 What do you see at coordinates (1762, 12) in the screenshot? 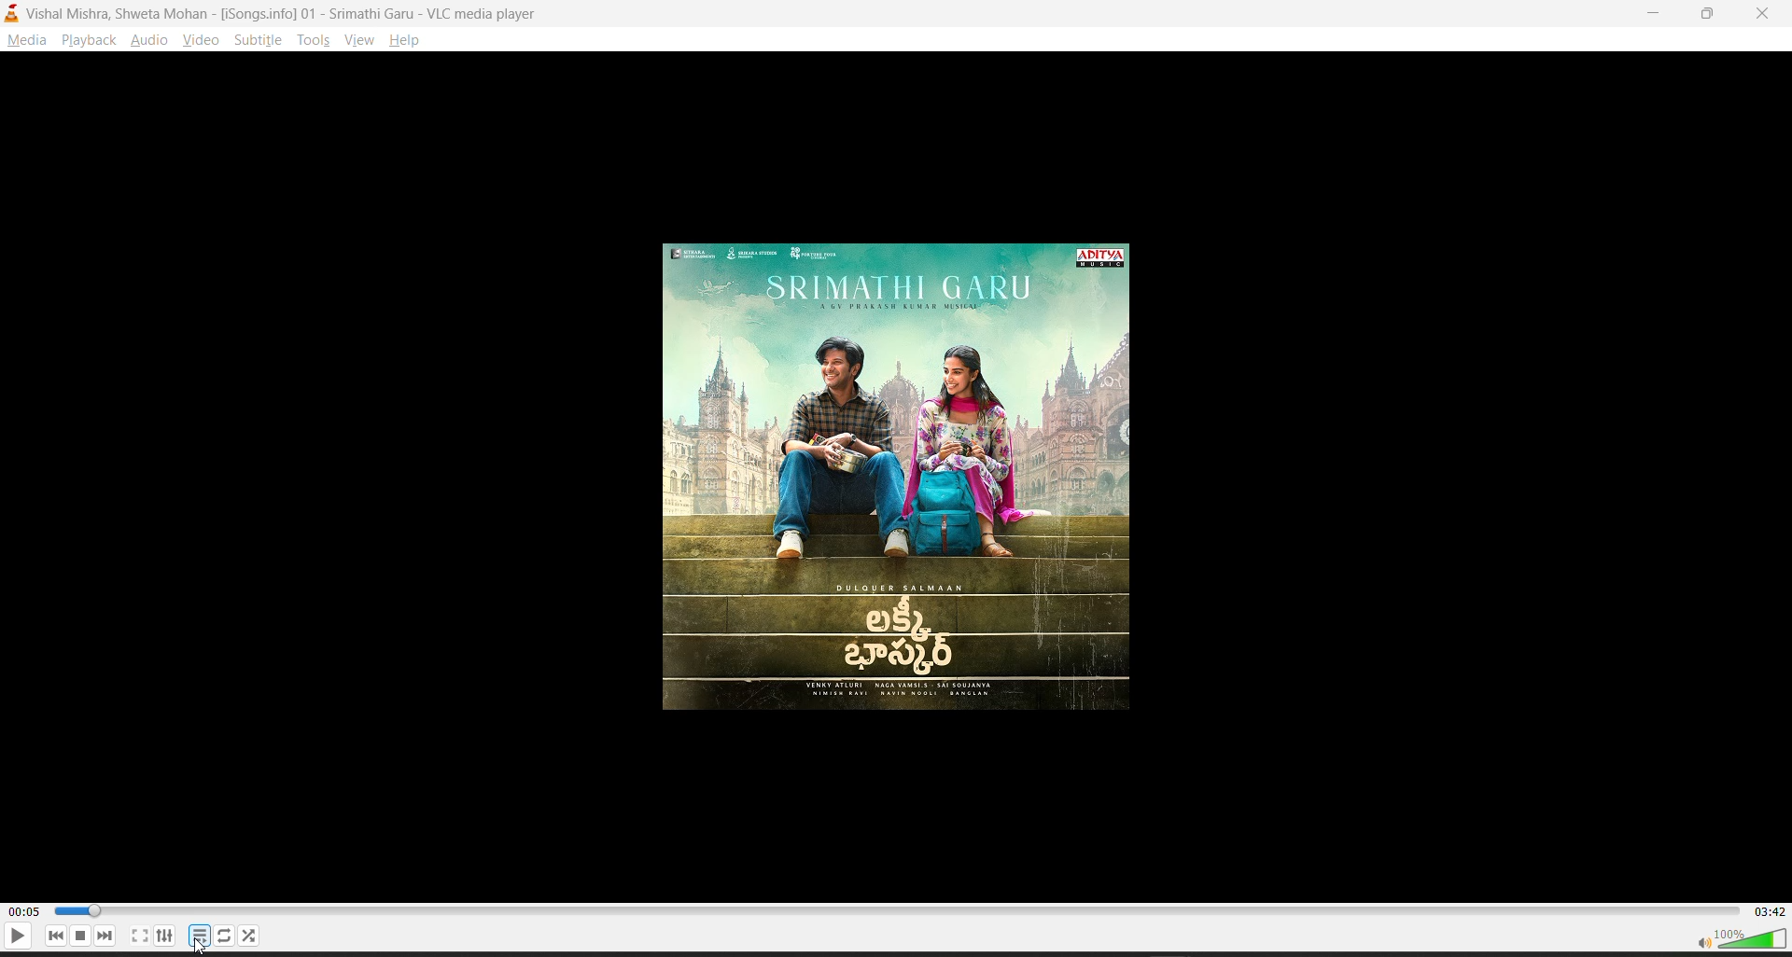
I see `close` at bounding box center [1762, 12].